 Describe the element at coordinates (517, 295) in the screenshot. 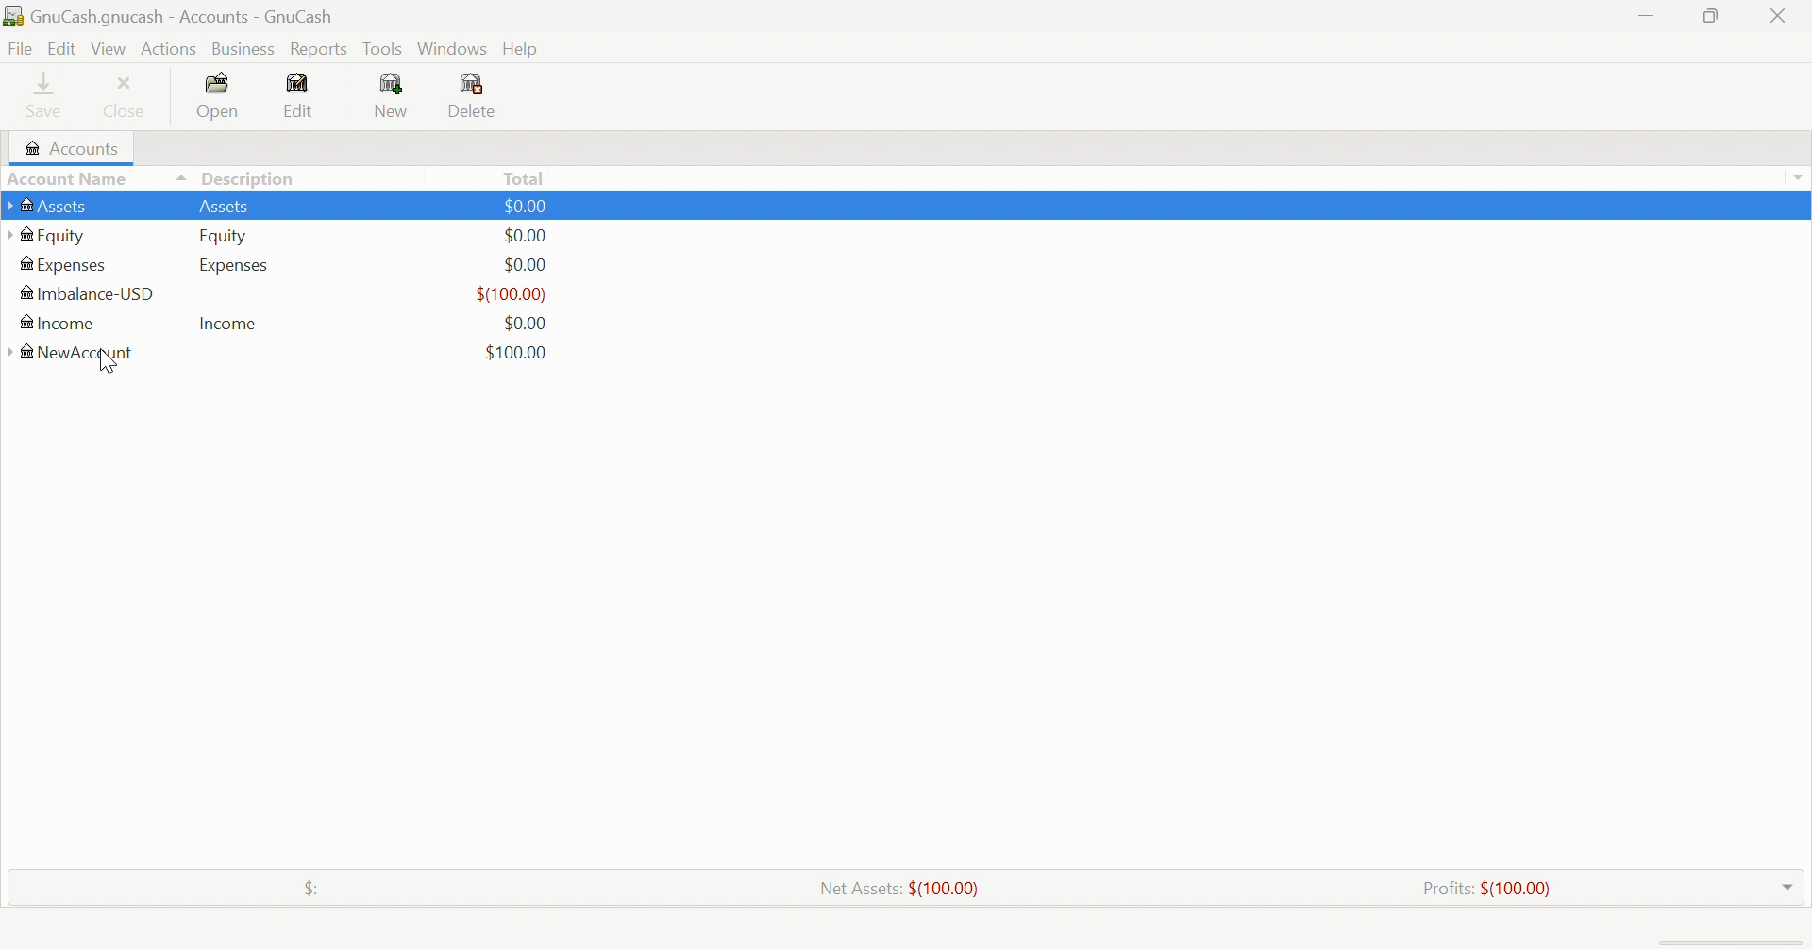

I see `$(0.00)` at that location.